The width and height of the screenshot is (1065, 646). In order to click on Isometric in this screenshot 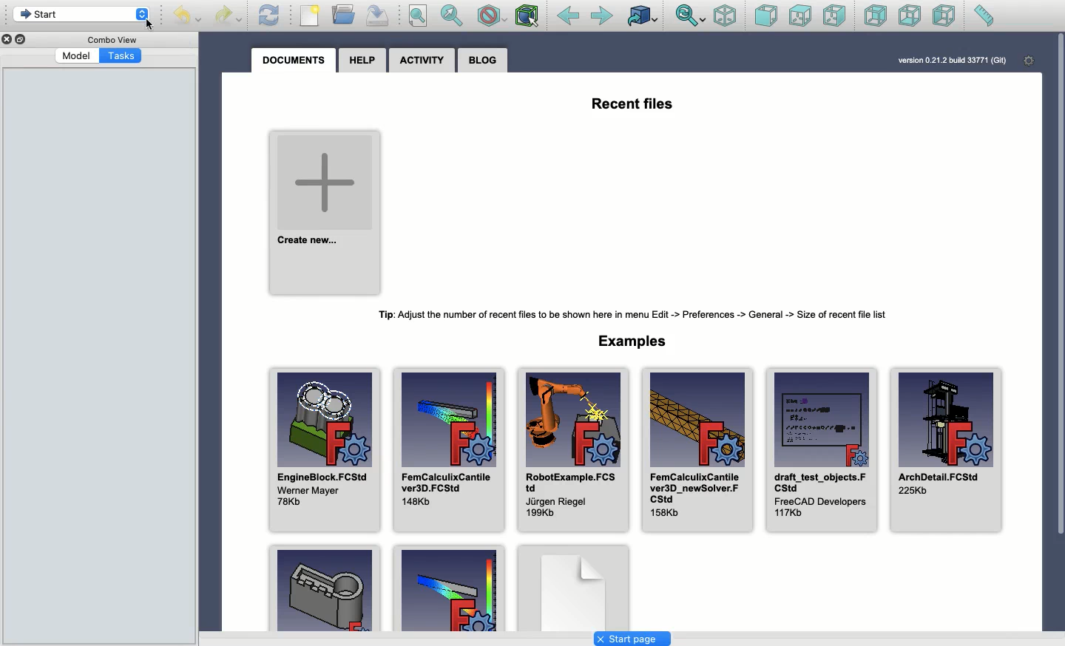, I will do `click(724, 17)`.